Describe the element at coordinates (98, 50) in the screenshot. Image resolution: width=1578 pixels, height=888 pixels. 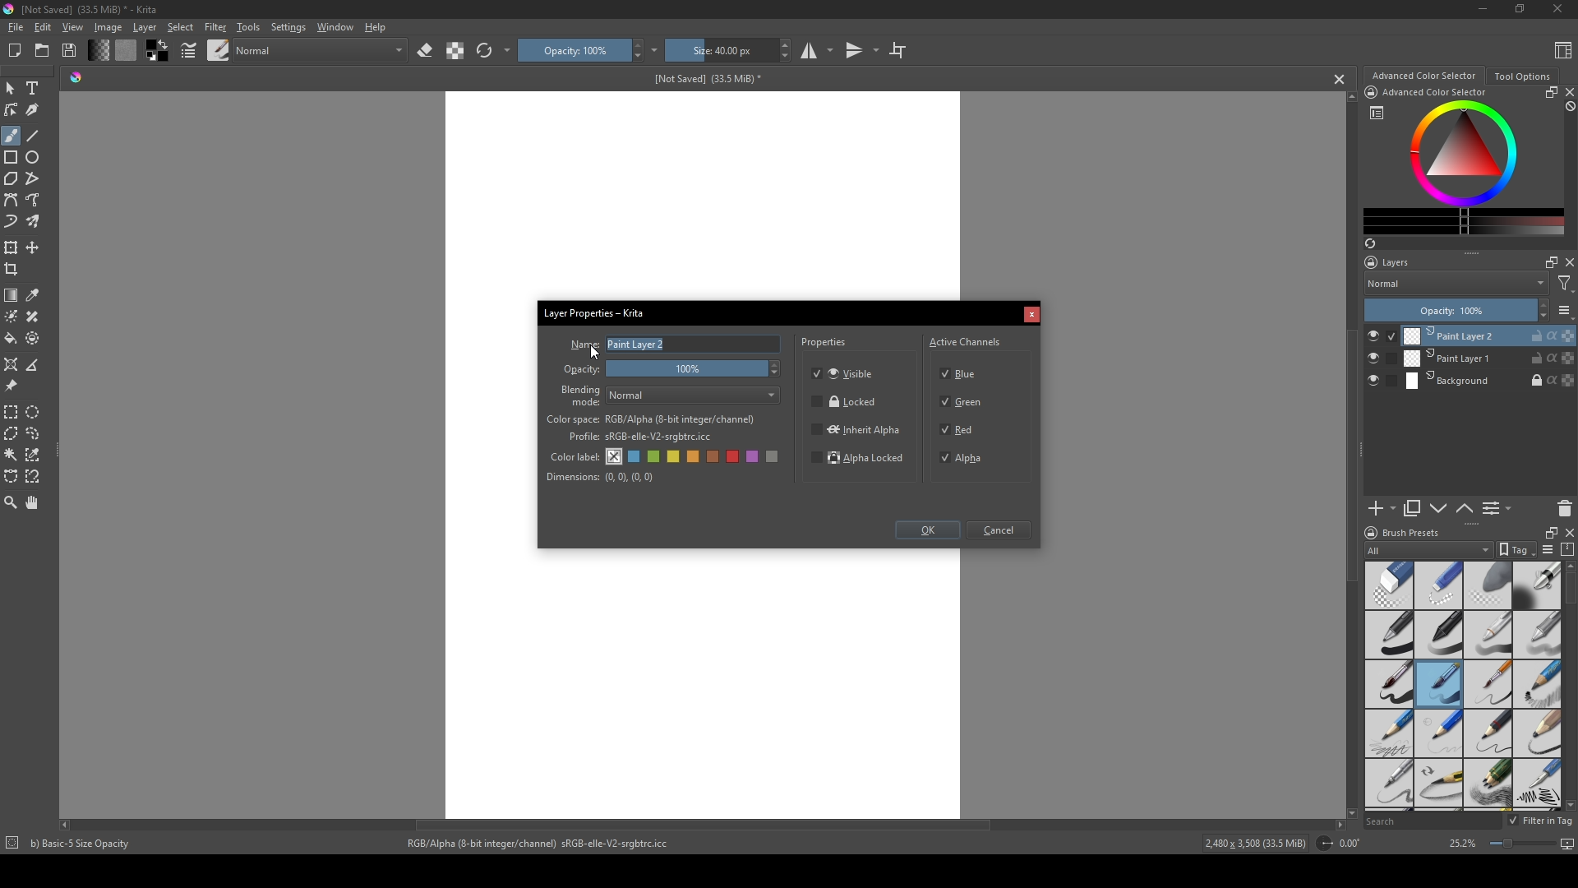
I see `change shade` at that location.